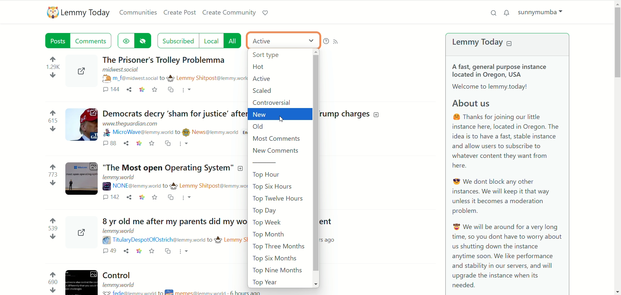 The height and width of the screenshot is (295, 621). Describe the element at coordinates (122, 275) in the screenshot. I see `Control` at that location.